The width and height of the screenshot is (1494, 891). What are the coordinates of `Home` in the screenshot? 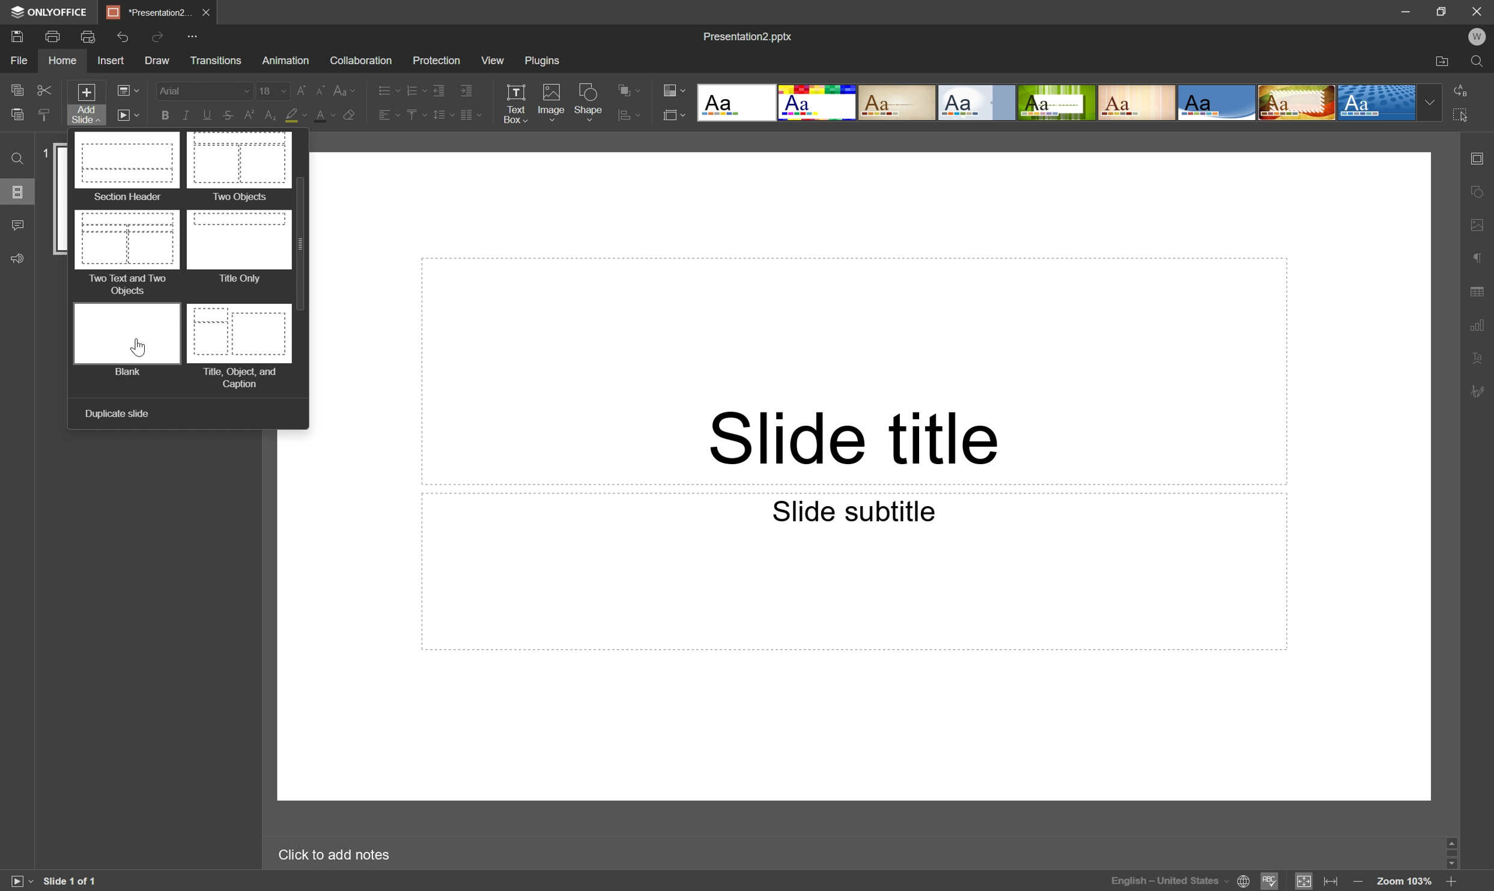 It's located at (64, 62).